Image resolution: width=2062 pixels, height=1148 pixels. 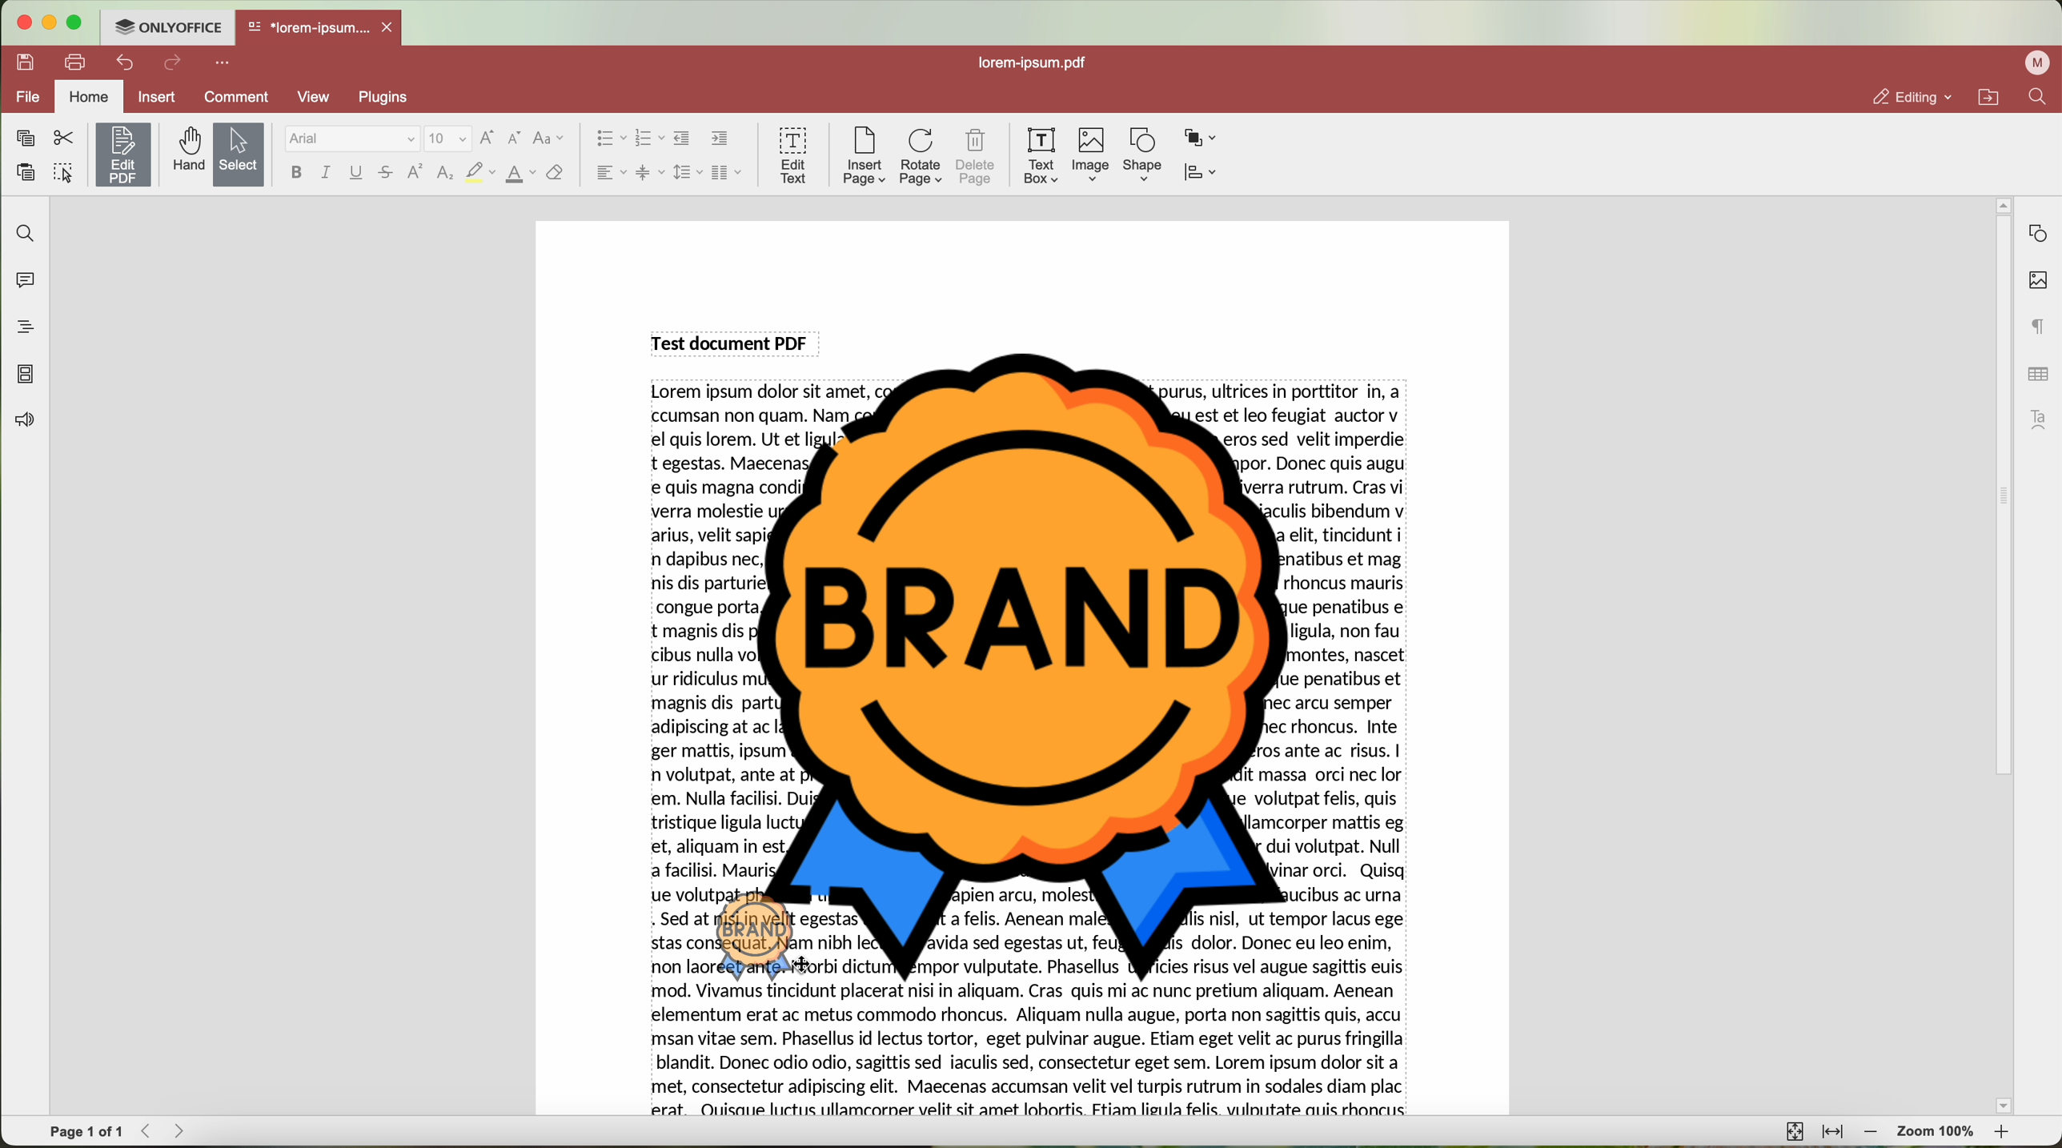 What do you see at coordinates (487, 138) in the screenshot?
I see `increment font size` at bounding box center [487, 138].